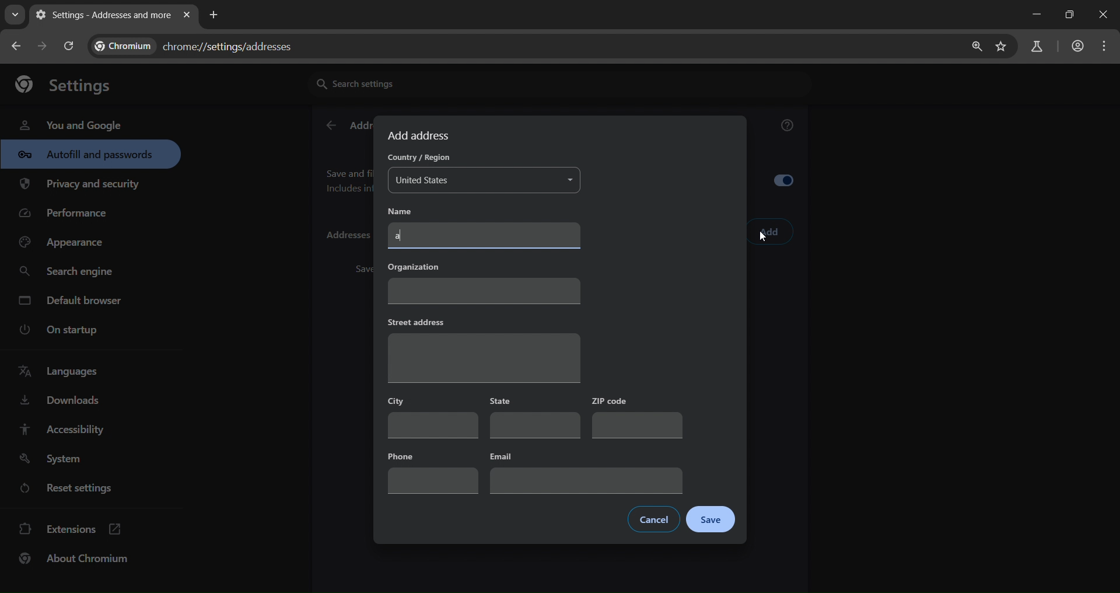 The width and height of the screenshot is (1120, 593). I want to click on name, so click(409, 211).